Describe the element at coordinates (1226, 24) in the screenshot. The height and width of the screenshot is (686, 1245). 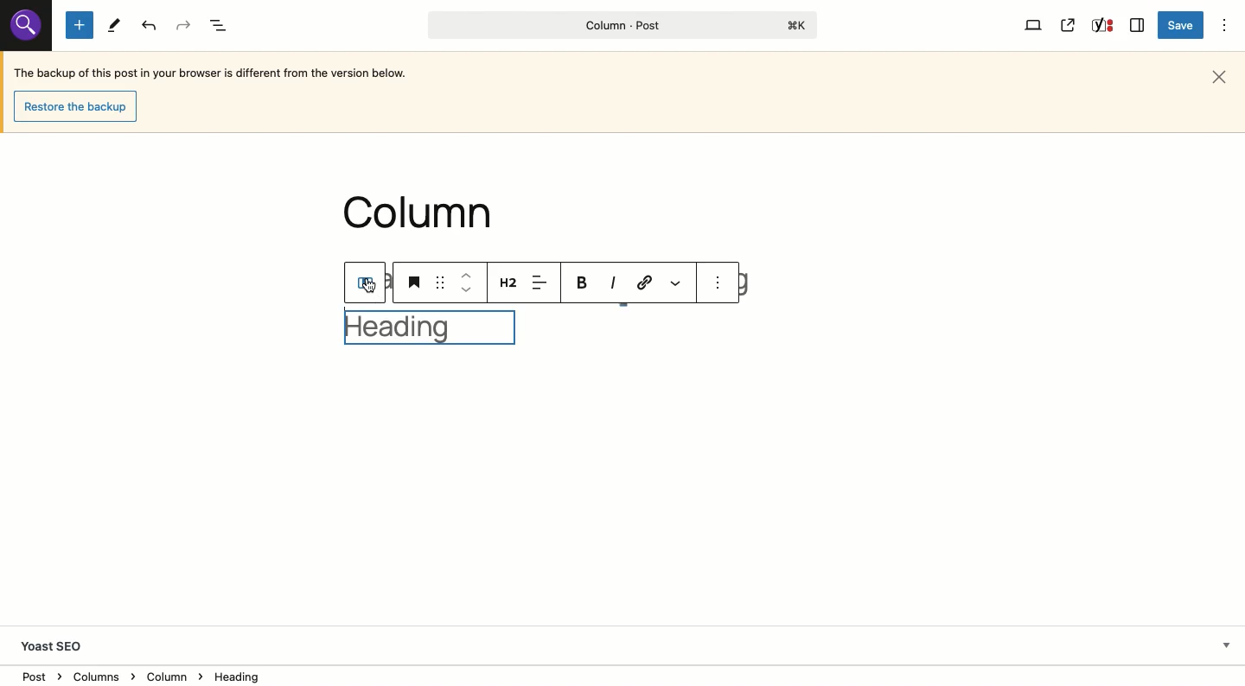
I see `Options` at that location.